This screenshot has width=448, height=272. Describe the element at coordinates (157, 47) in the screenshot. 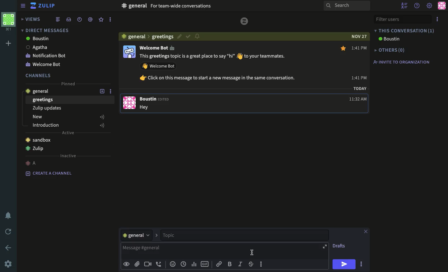

I see `Welcome Bot` at that location.